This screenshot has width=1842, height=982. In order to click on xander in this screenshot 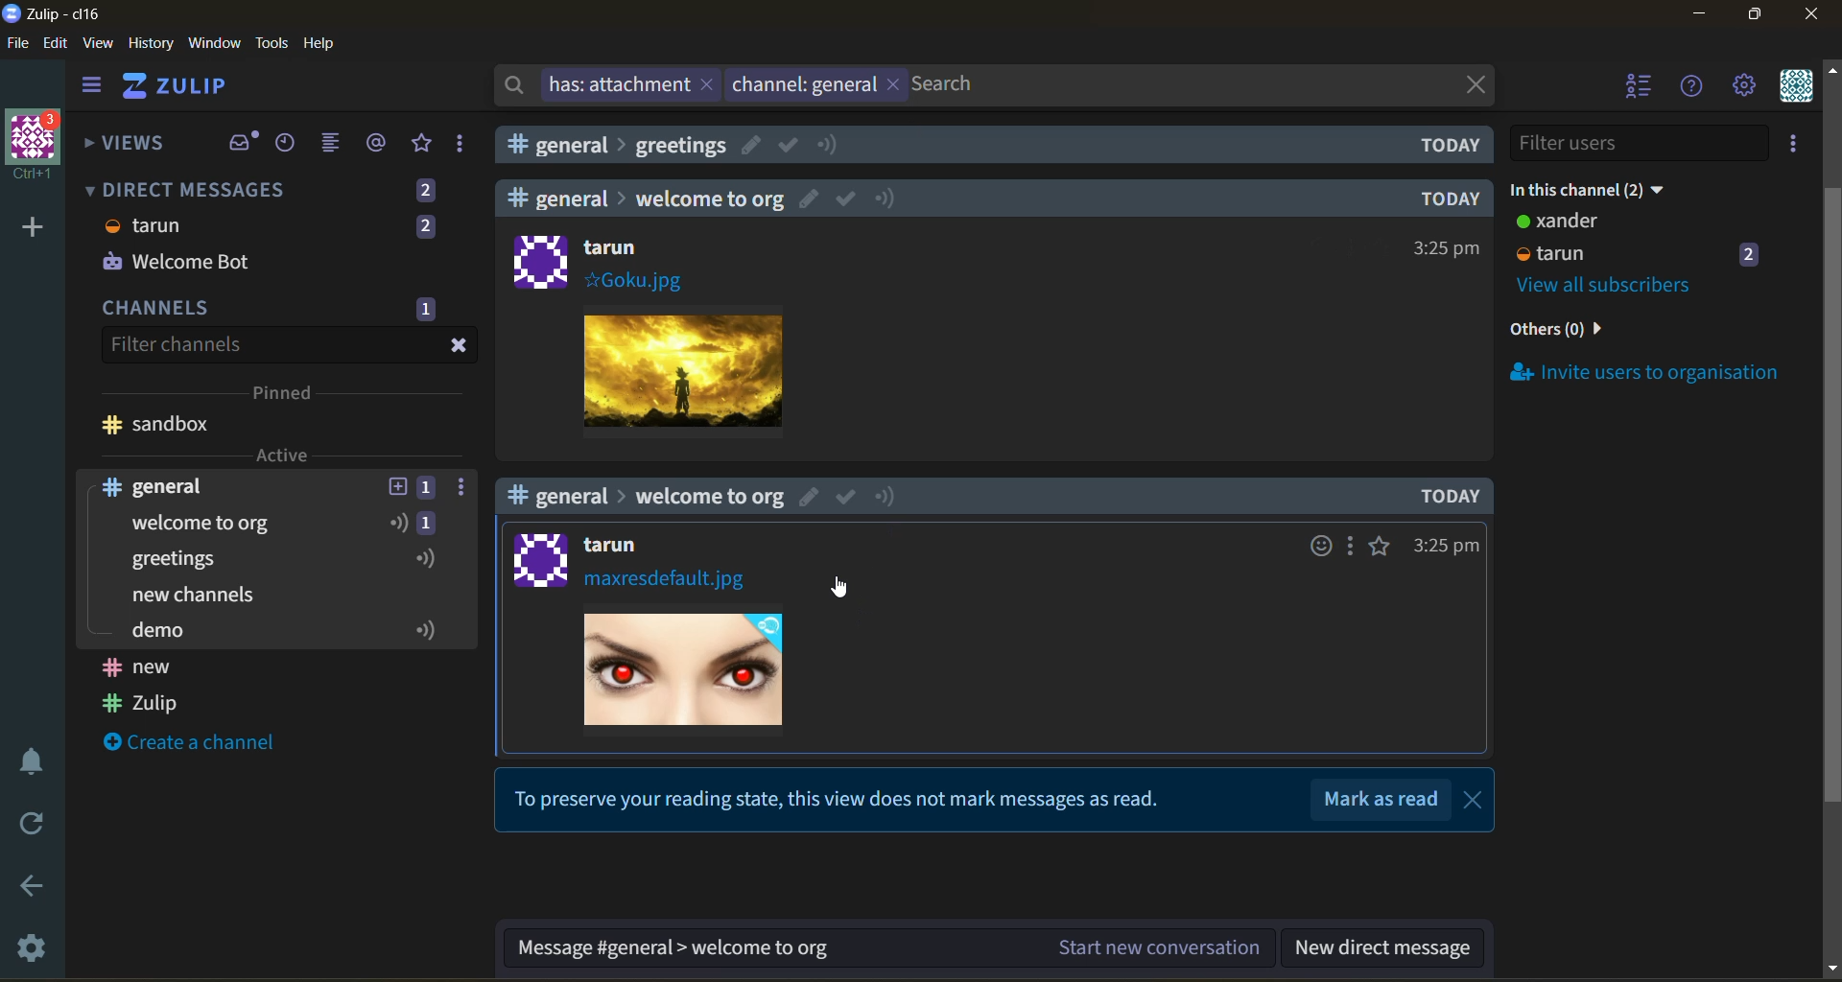, I will do `click(1553, 189)`.